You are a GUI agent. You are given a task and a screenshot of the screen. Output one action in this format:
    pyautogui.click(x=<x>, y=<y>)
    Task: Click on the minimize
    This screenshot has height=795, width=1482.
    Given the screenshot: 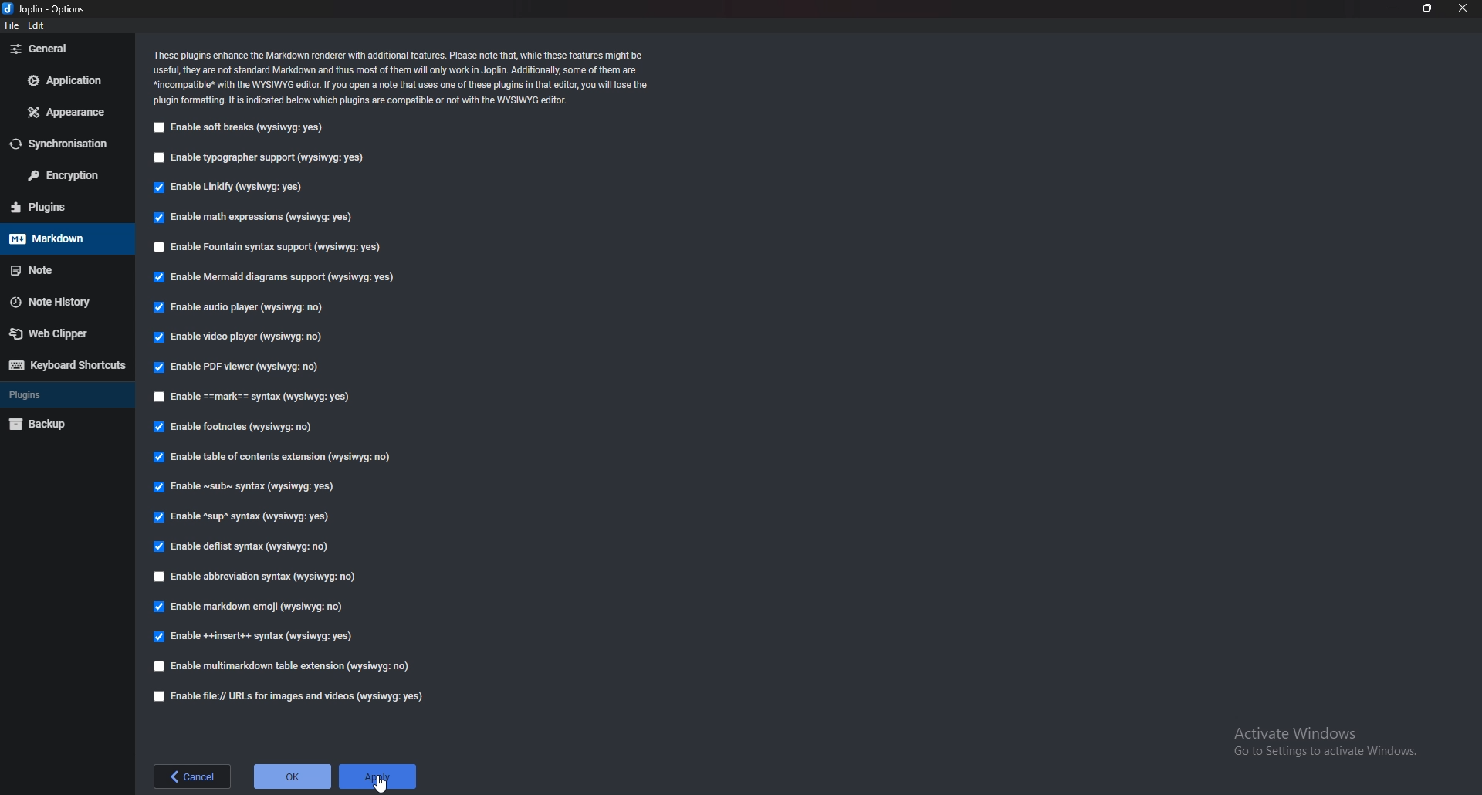 What is the action you would take?
    pyautogui.click(x=1392, y=8)
    